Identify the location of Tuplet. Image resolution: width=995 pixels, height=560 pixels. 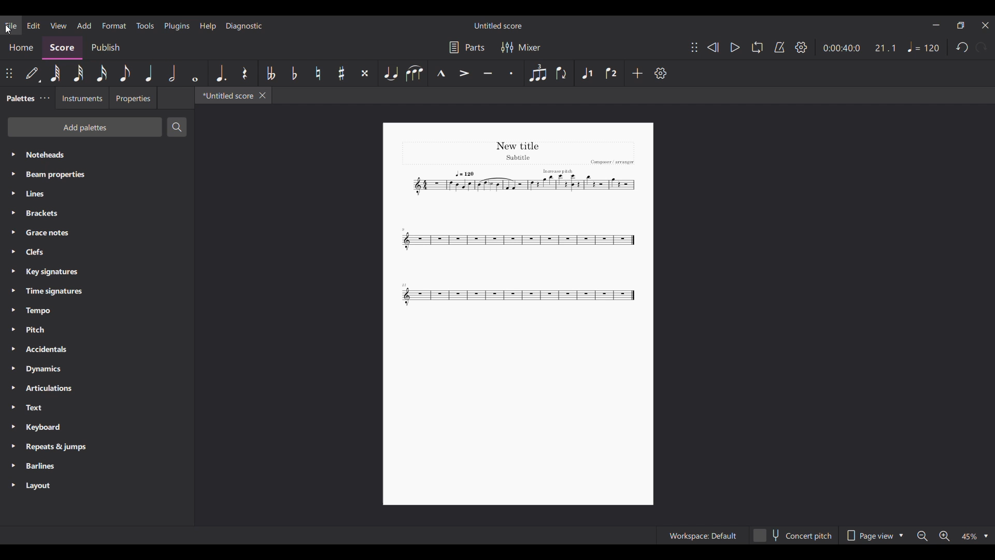
(537, 73).